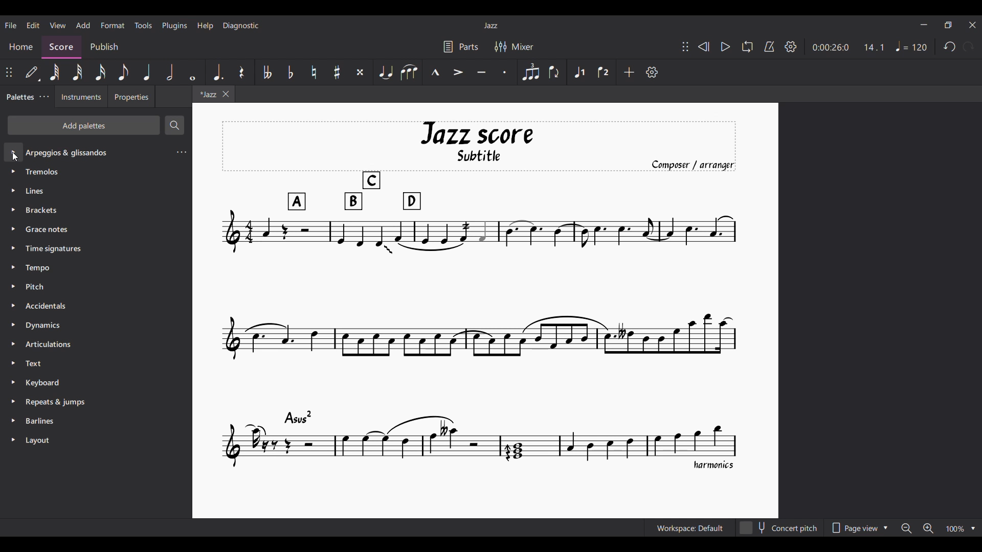 The image size is (982, 552). I want to click on Concert pitch toggle, so click(779, 528).